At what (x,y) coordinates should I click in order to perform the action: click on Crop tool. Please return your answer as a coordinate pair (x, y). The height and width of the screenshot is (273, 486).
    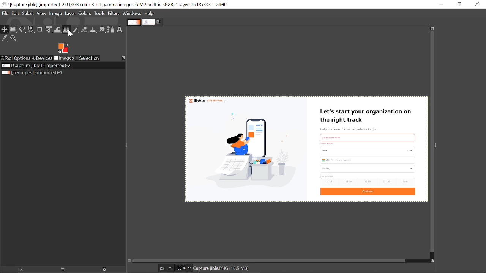
    Looking at the image, I should click on (40, 29).